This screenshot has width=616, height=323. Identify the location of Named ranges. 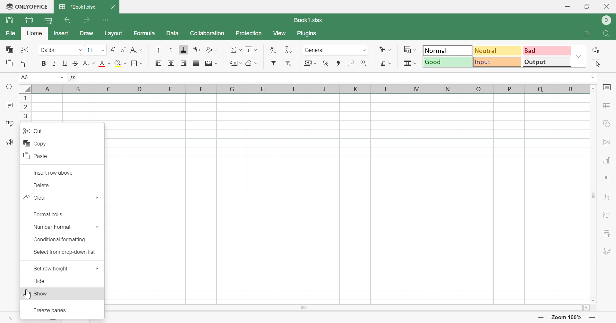
(236, 63).